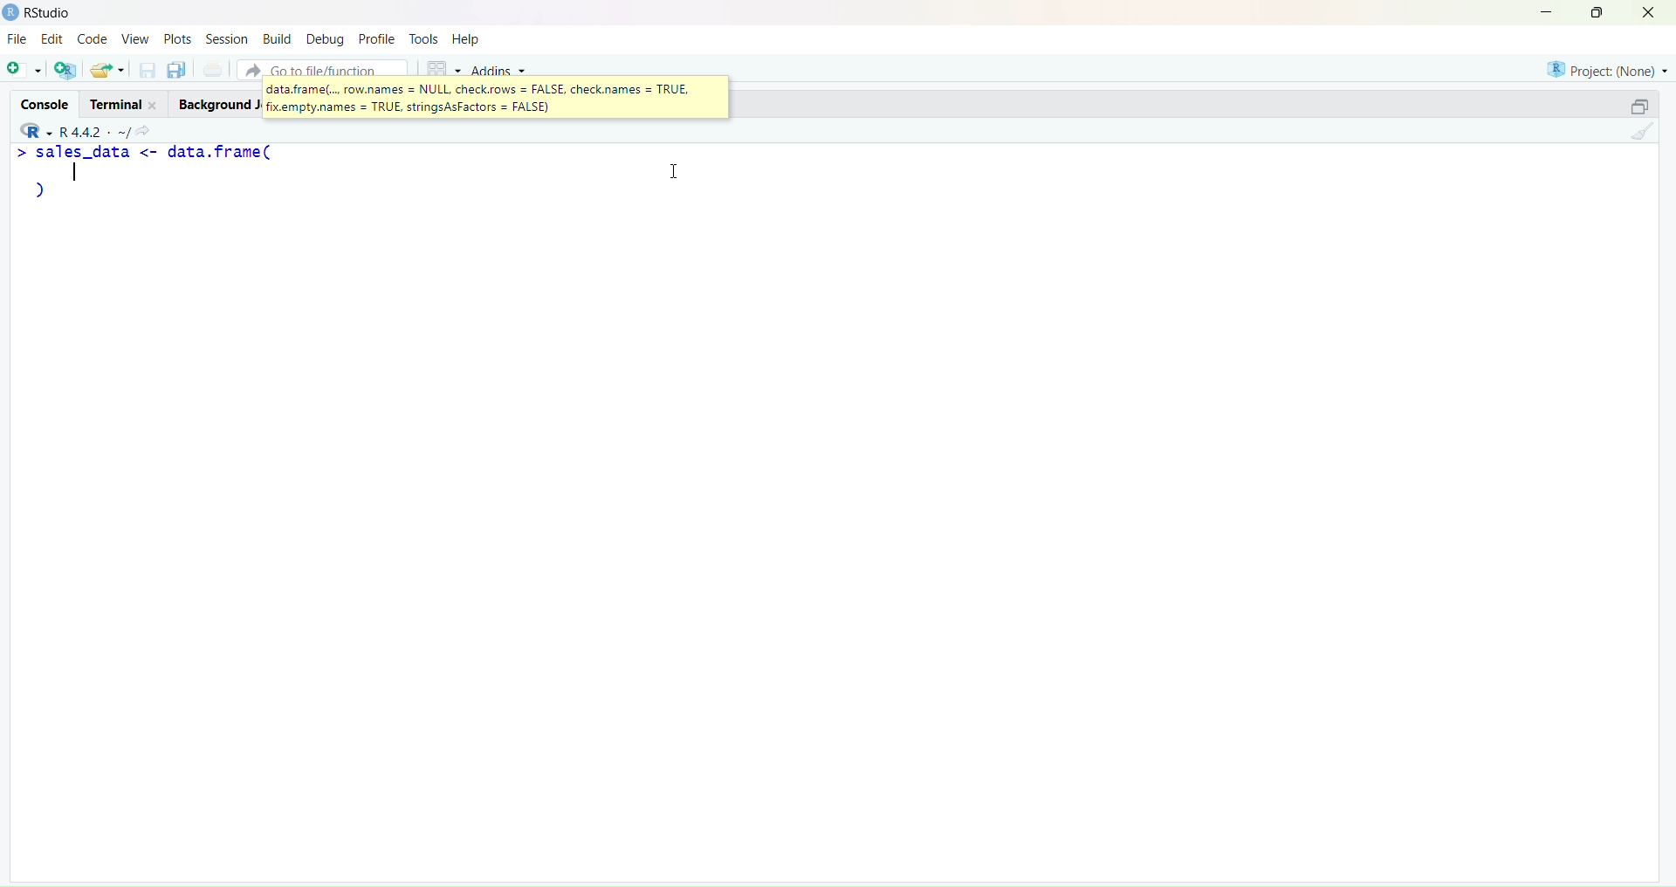 The width and height of the screenshot is (1676, 887). I want to click on save and export, so click(106, 71).